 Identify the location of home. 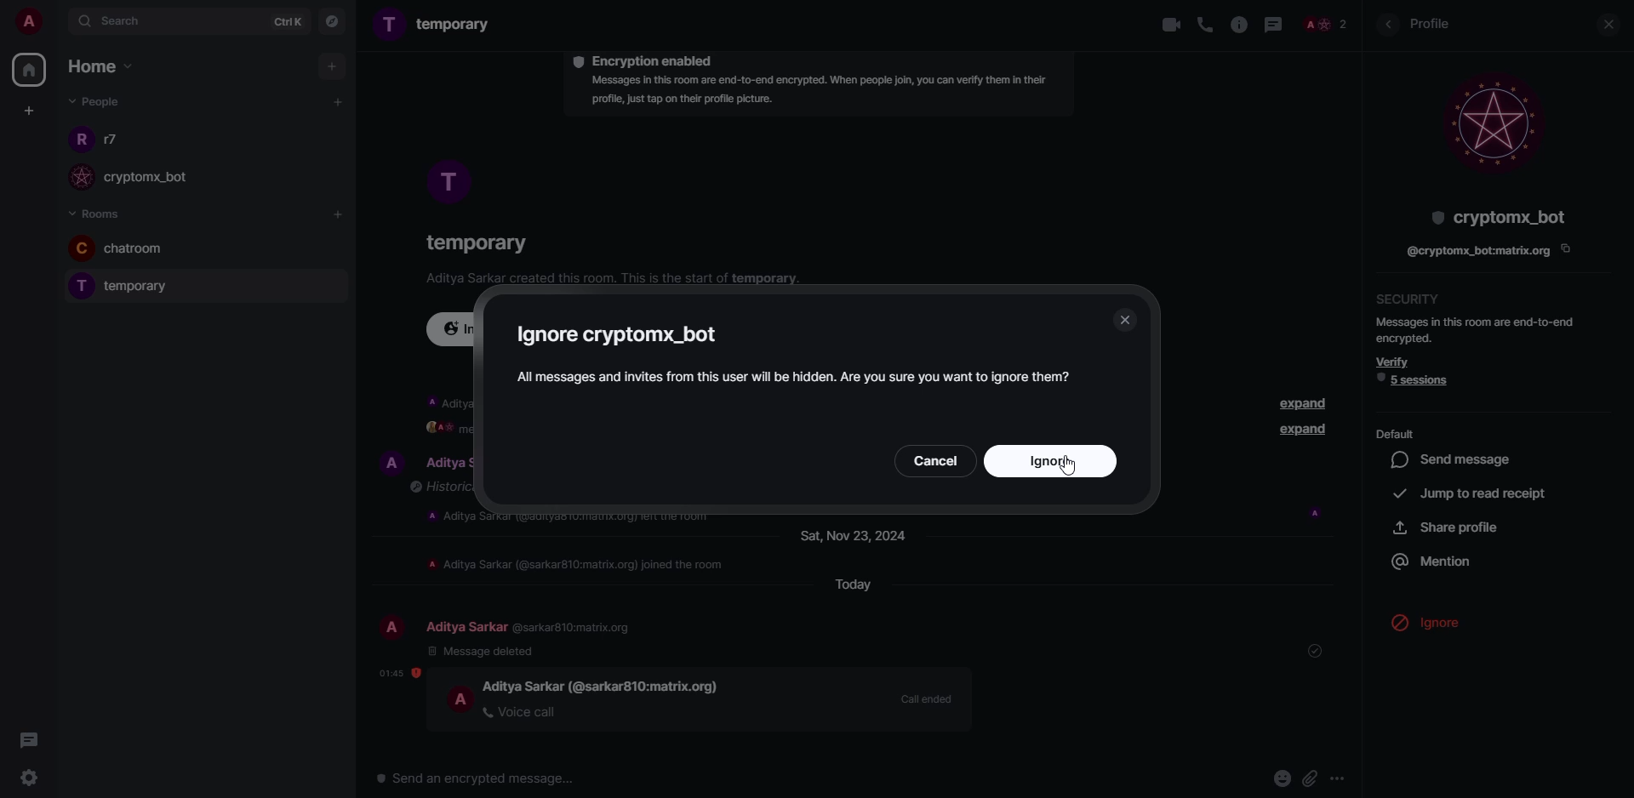
(99, 65).